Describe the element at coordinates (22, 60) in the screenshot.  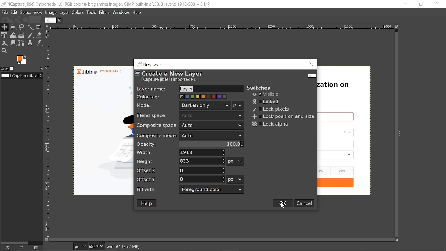
I see `Foreground color` at that location.